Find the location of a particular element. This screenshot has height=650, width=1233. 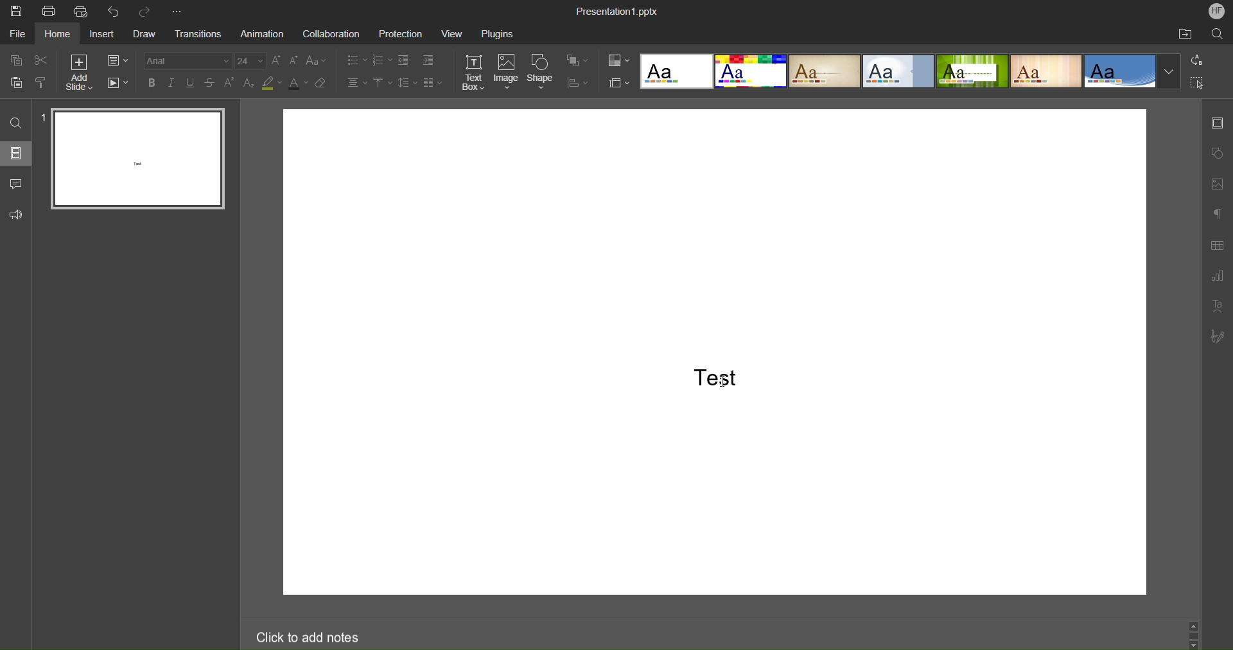

Insert is located at coordinates (105, 34).